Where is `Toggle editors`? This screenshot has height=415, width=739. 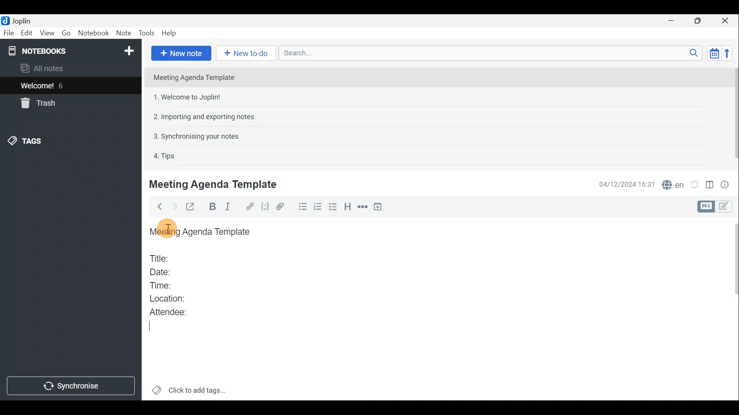
Toggle editors is located at coordinates (726, 207).